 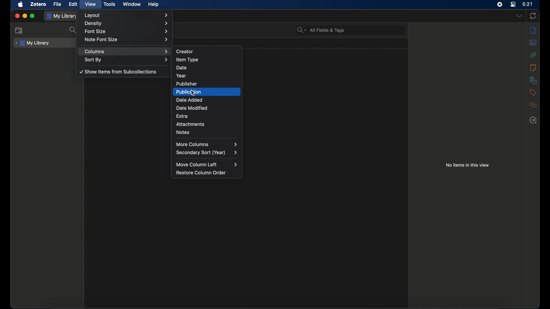 What do you see at coordinates (127, 60) in the screenshot?
I see `sort by` at bounding box center [127, 60].